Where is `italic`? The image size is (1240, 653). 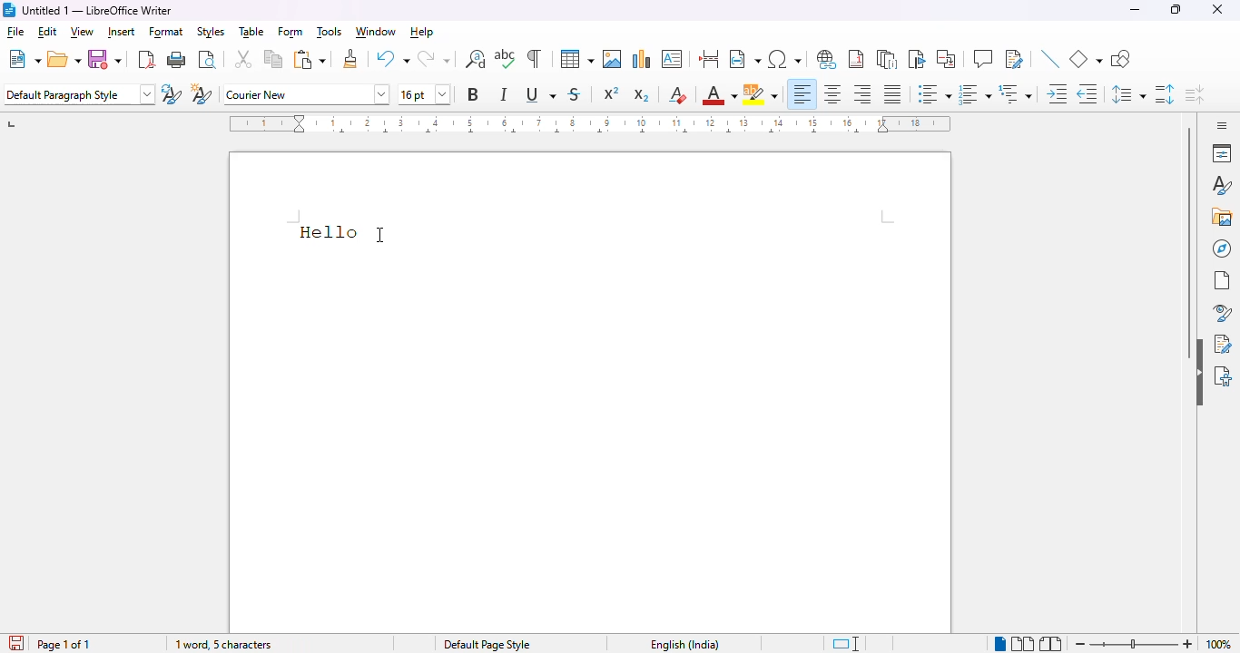 italic is located at coordinates (506, 93).